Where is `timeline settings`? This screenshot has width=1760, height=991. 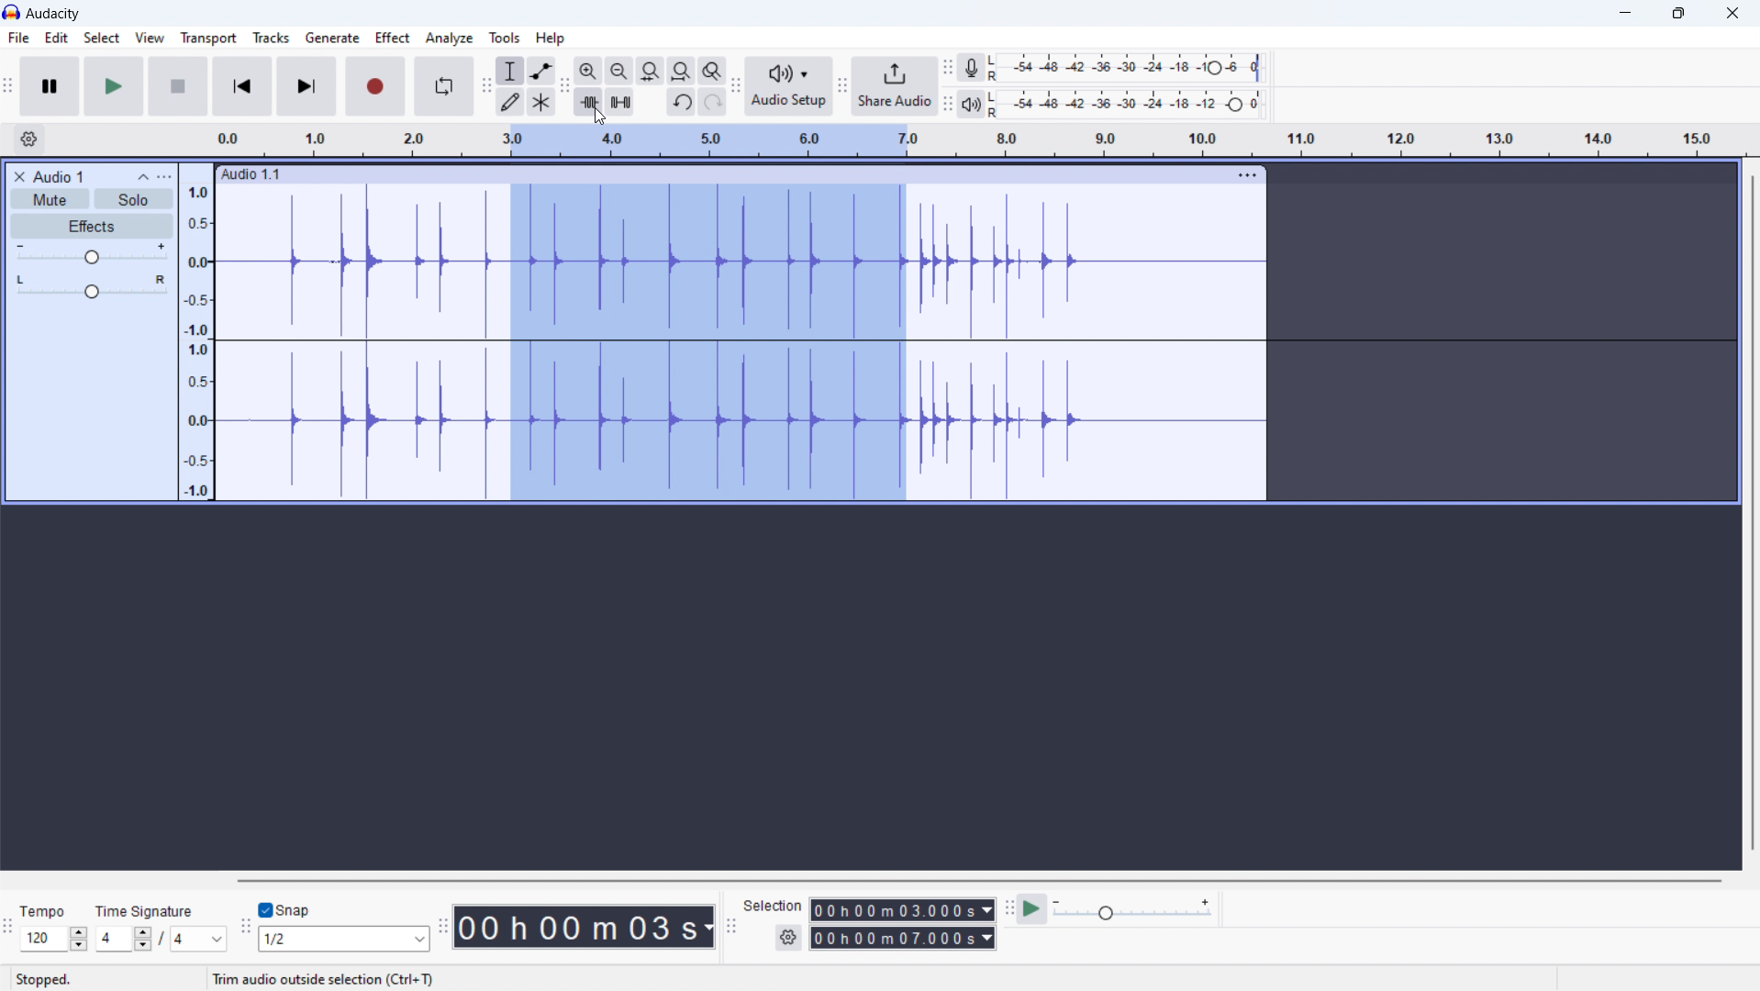
timeline settings is located at coordinates (28, 139).